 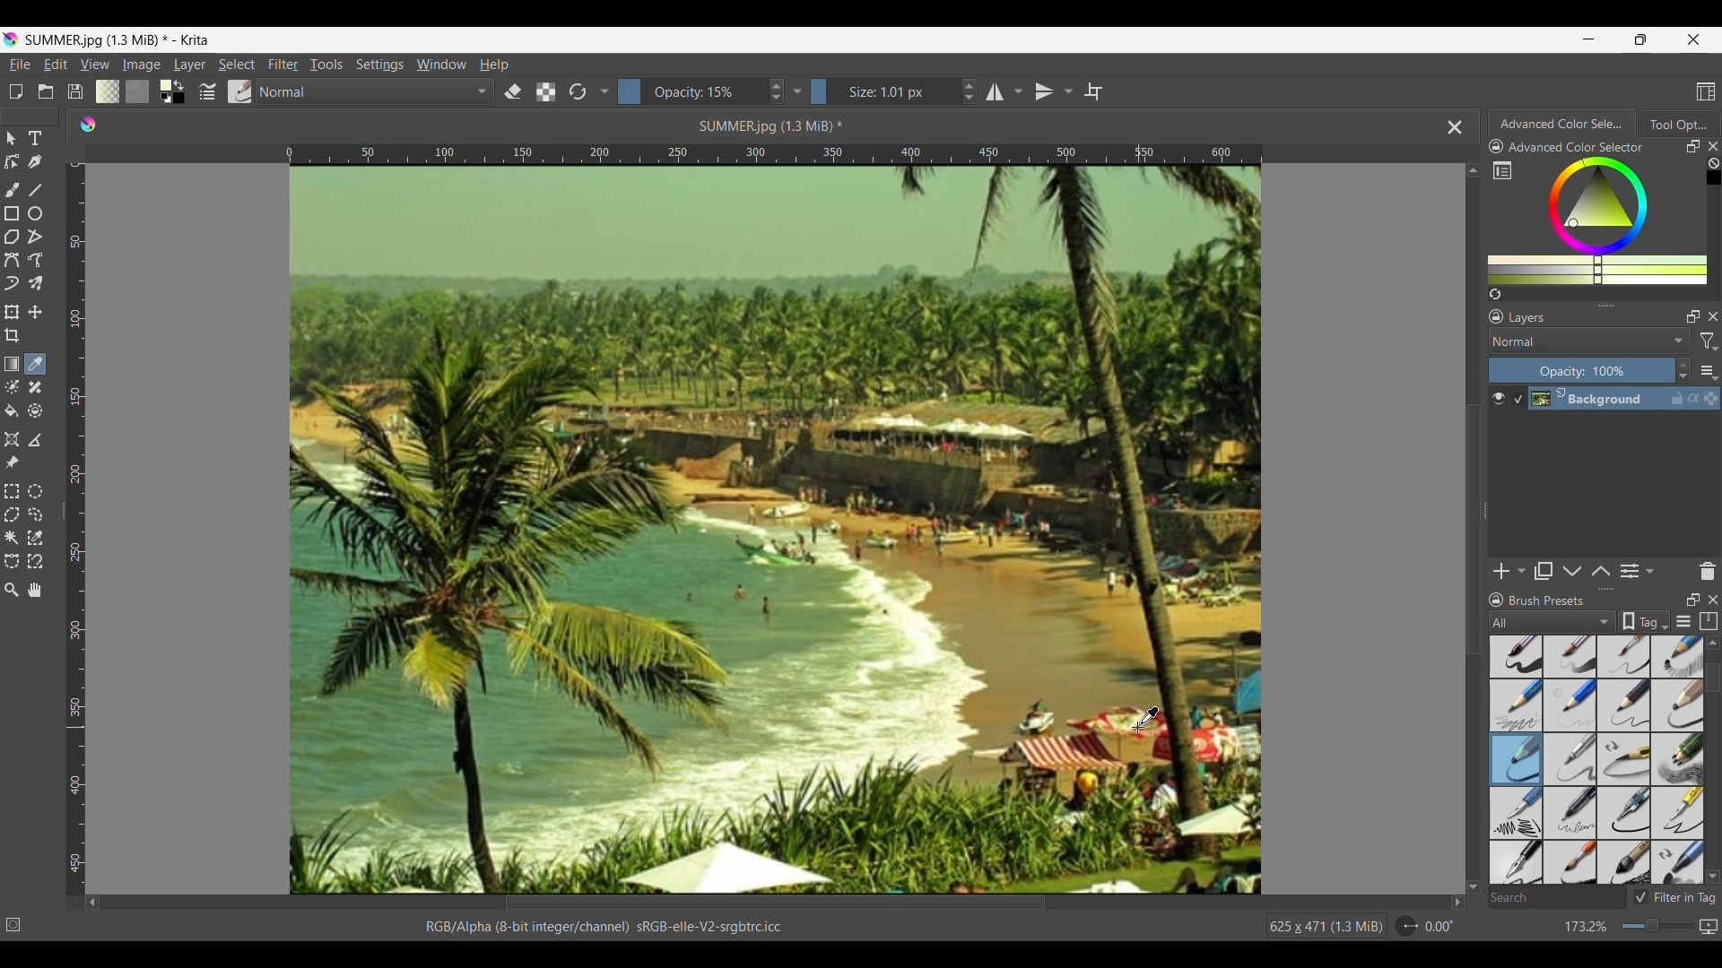 I want to click on Save, so click(x=74, y=91).